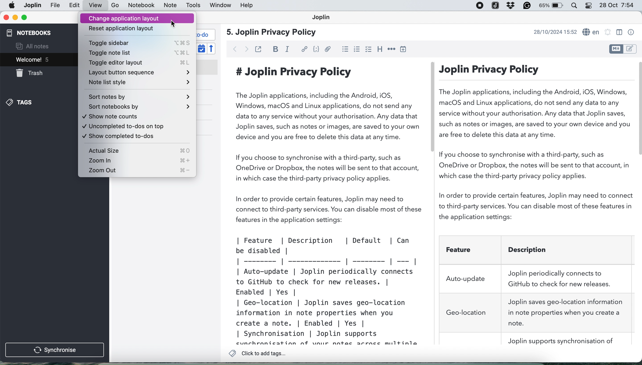 This screenshot has height=365, width=642. What do you see at coordinates (201, 48) in the screenshot?
I see `toggle sort order field` at bounding box center [201, 48].